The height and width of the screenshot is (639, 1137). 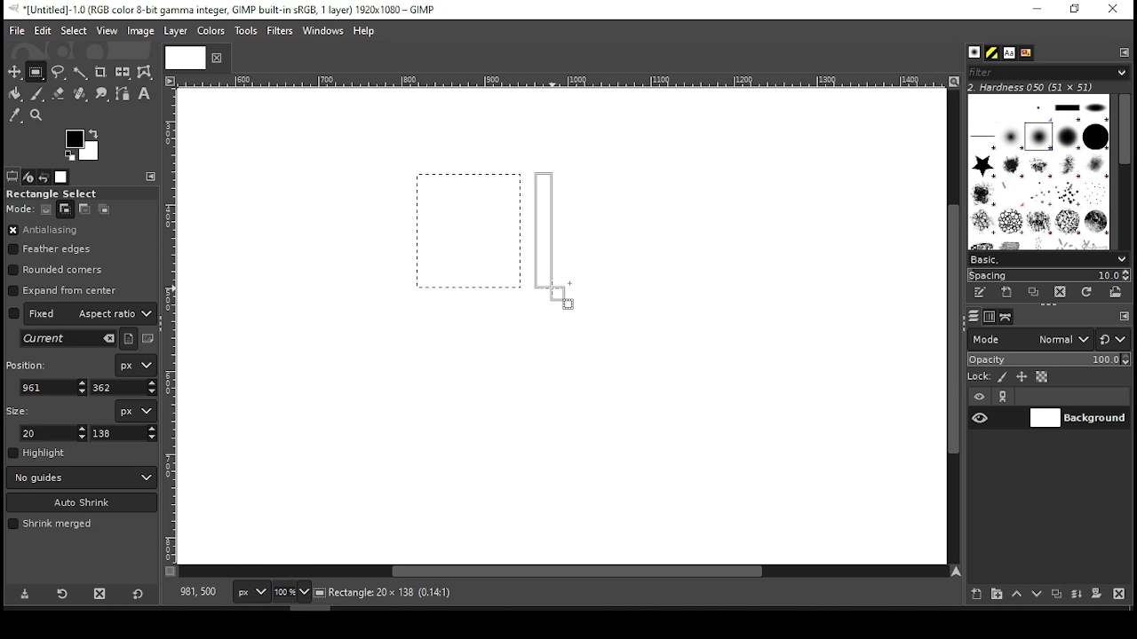 What do you see at coordinates (82, 95) in the screenshot?
I see `heal tool` at bounding box center [82, 95].